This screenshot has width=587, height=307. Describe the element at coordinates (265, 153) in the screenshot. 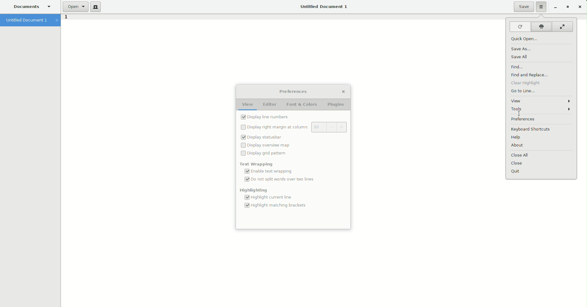

I see `Display grid pattern` at that location.